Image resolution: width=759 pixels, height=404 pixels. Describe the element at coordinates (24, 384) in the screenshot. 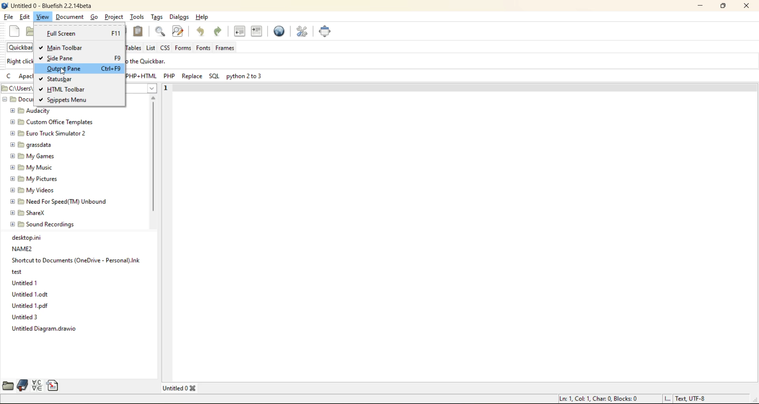

I see `bookmarks` at that location.